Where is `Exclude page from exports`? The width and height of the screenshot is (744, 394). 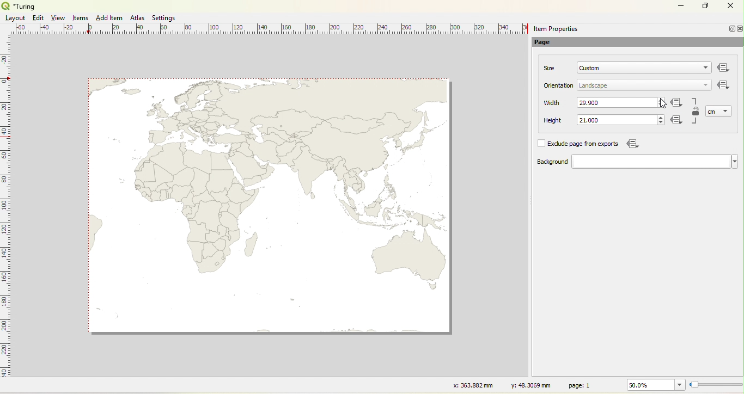 Exclude page from exports is located at coordinates (585, 144).